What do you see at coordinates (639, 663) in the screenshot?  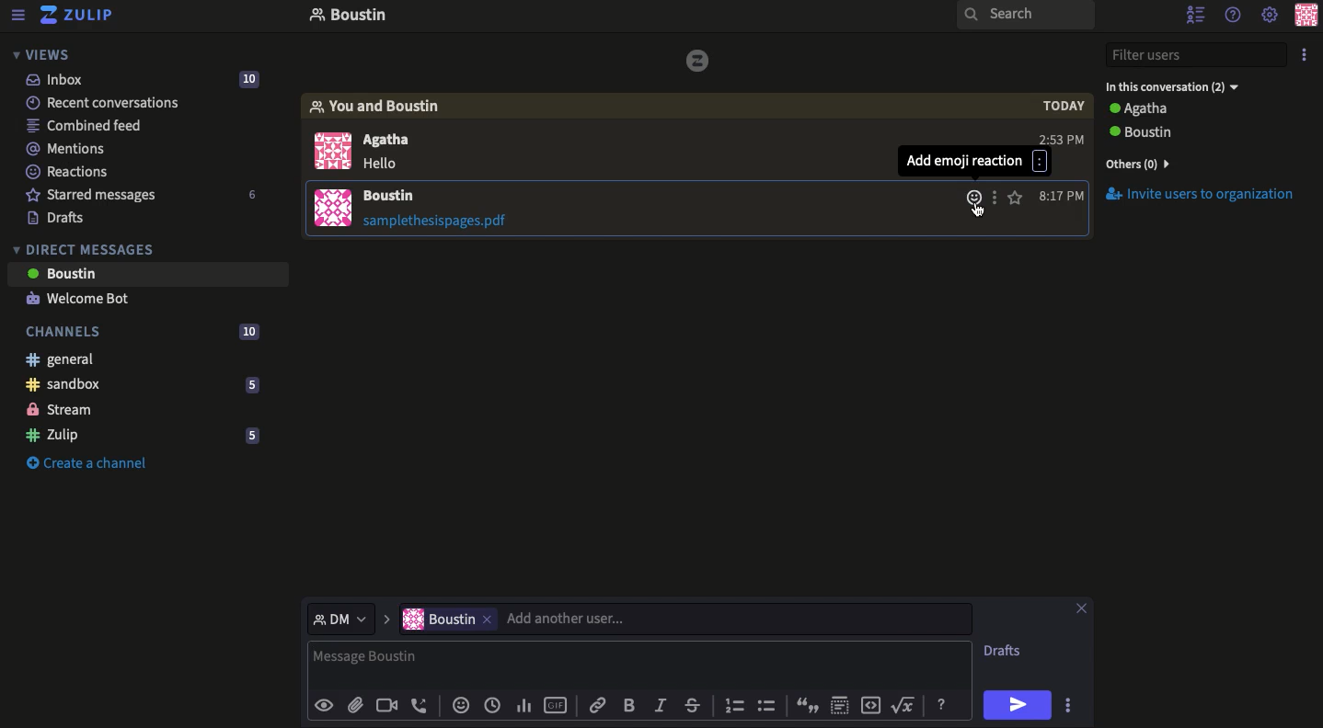 I see `Message` at bounding box center [639, 663].